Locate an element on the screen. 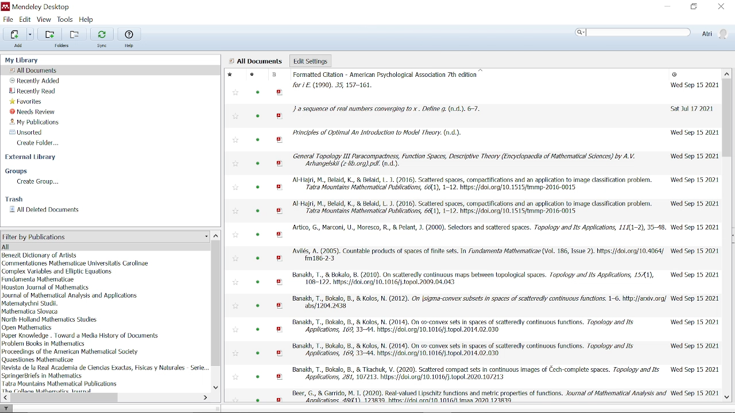 Image resolution: width=735 pixels, height=413 pixels. favourite is located at coordinates (231, 76).